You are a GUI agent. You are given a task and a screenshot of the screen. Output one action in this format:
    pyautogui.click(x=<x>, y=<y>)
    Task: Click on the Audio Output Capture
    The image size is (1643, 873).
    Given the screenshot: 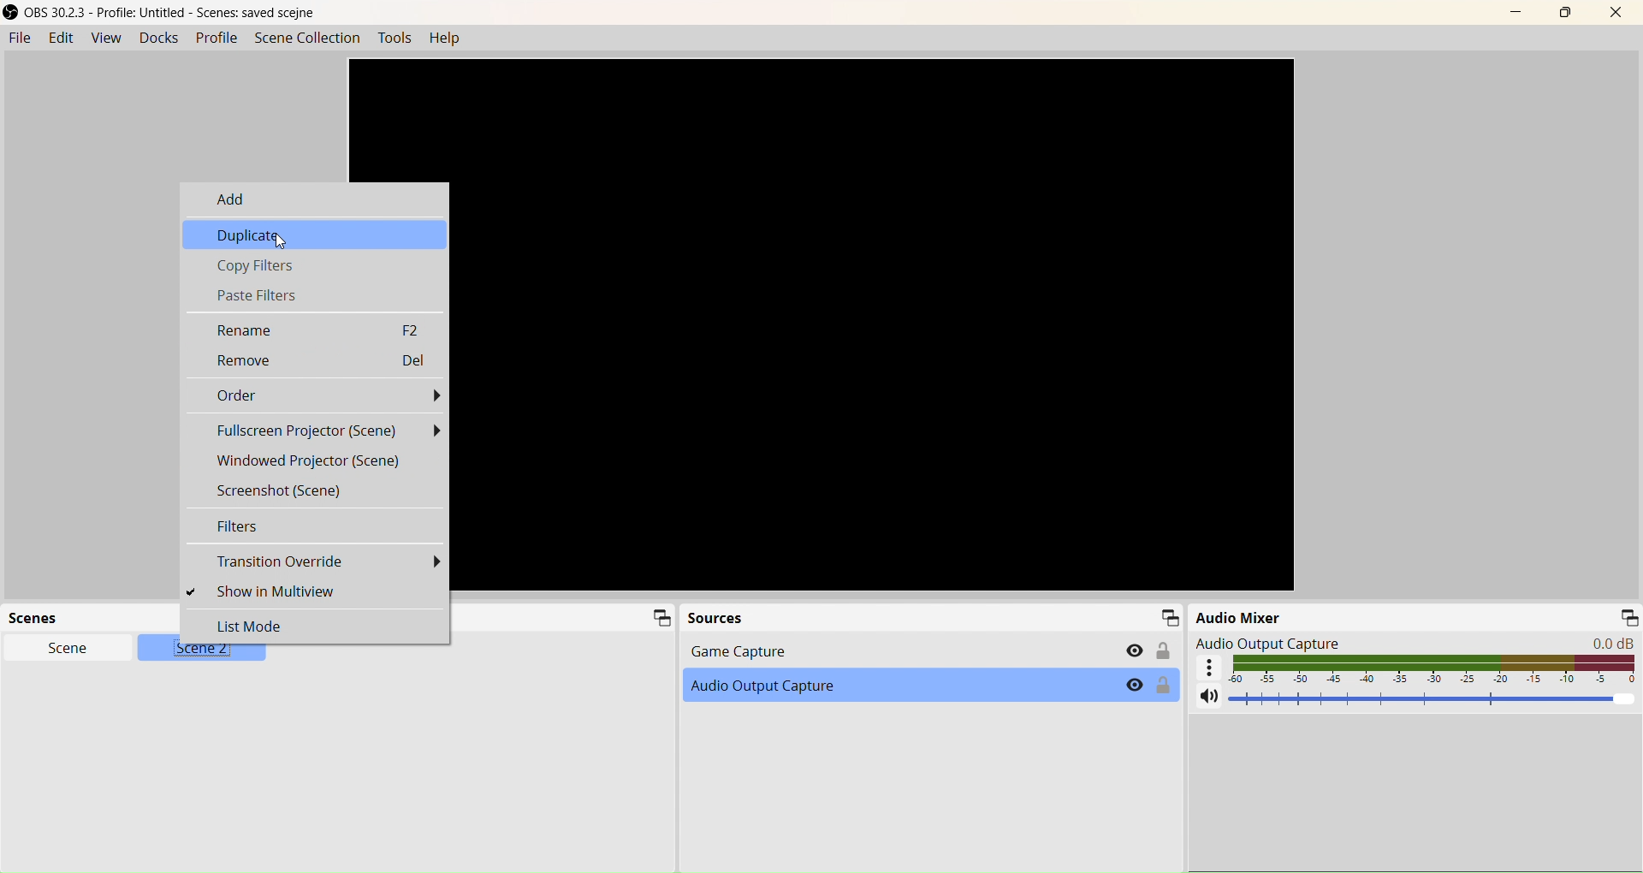 What is the action you would take?
    pyautogui.click(x=1416, y=643)
    